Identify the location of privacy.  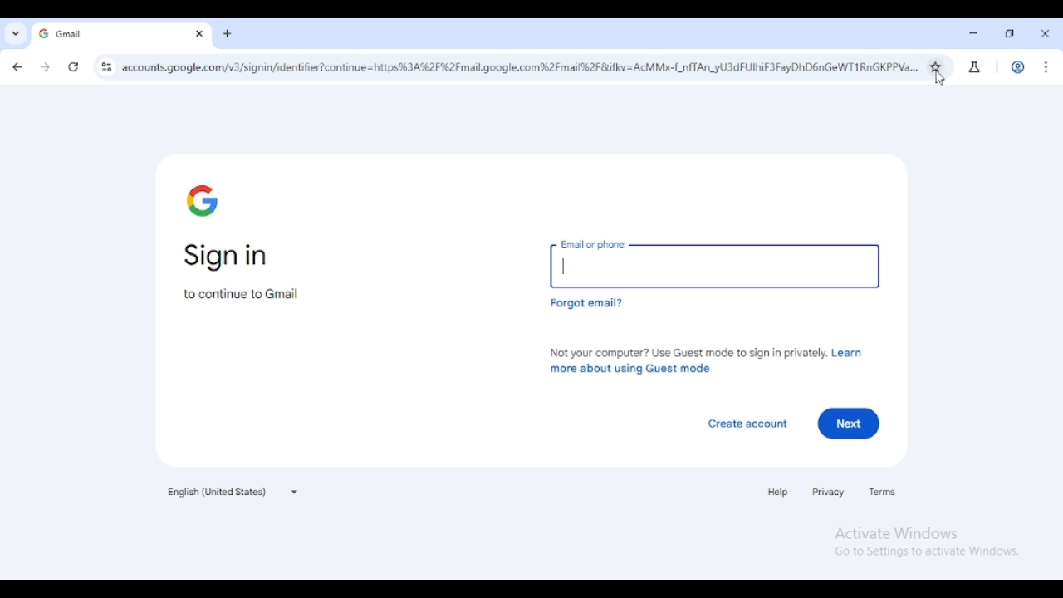
(829, 493).